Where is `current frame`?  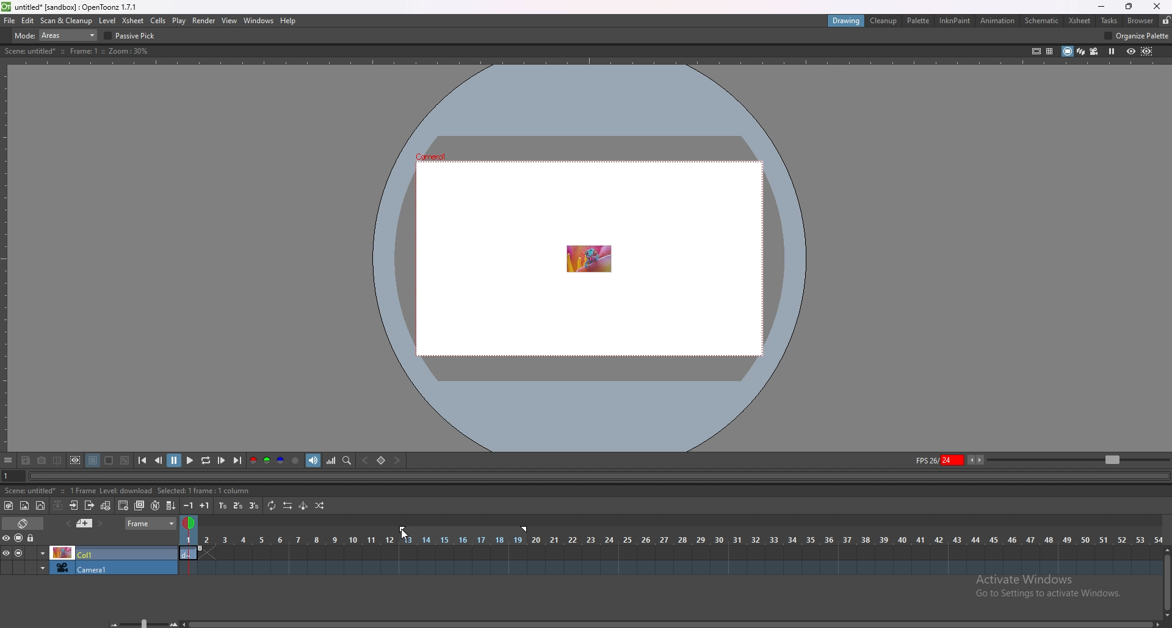
current frame is located at coordinates (10, 478).